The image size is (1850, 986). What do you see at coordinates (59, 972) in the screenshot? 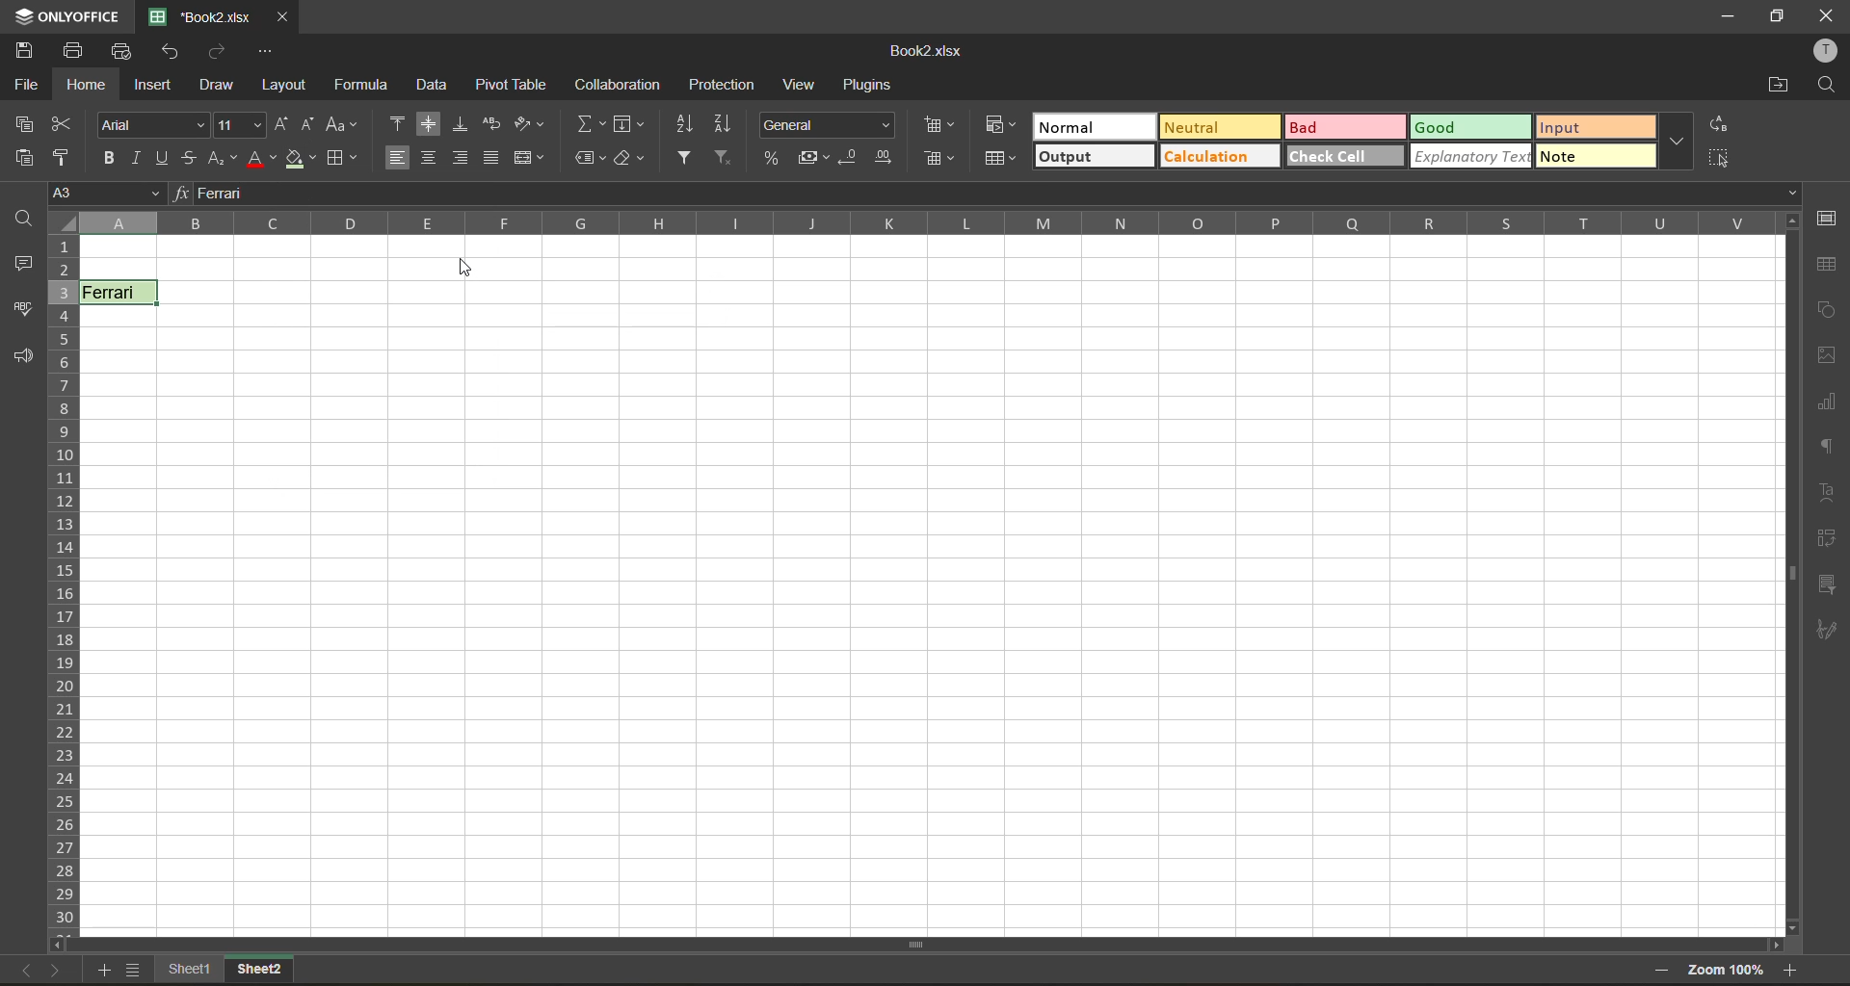
I see `next` at bounding box center [59, 972].